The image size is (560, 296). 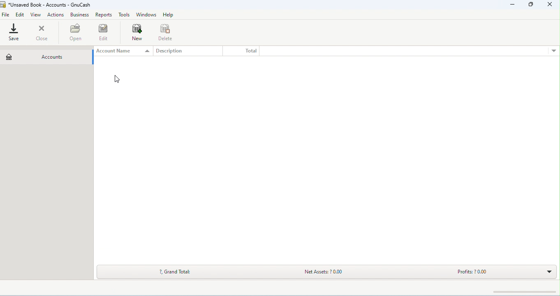 I want to click on business, so click(x=80, y=14).